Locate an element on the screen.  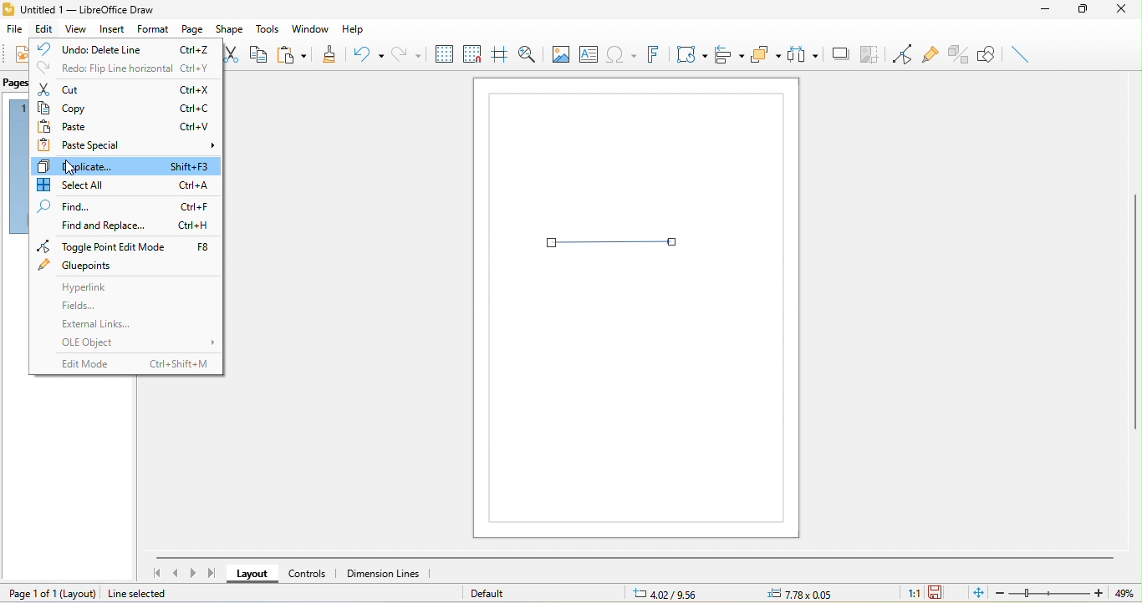
image is located at coordinates (559, 53).